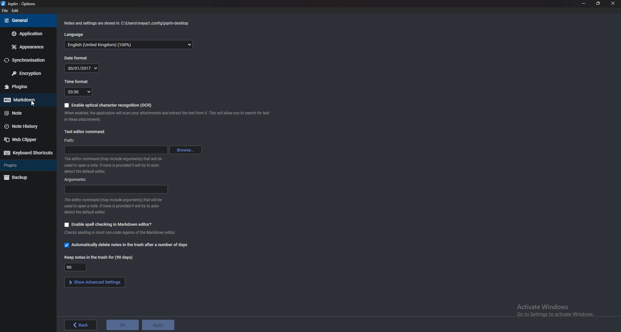  I want to click on Date format, so click(76, 57).